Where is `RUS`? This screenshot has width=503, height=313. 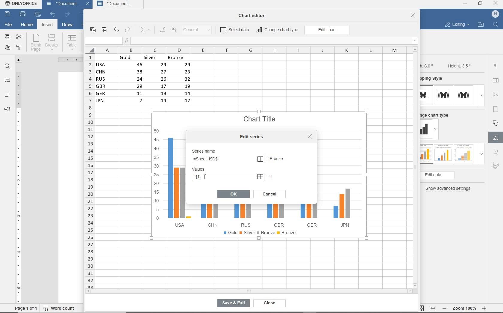
RUS is located at coordinates (244, 215).